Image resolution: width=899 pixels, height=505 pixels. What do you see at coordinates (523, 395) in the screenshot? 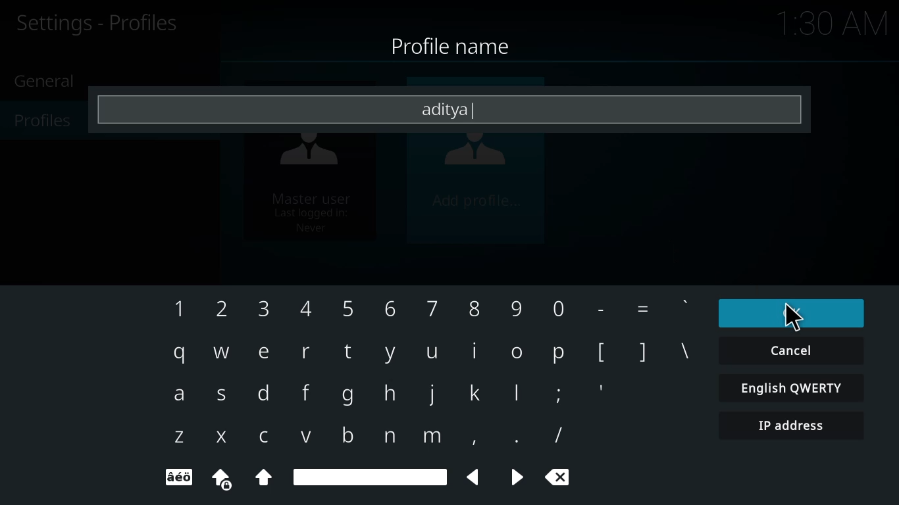
I see `l` at bounding box center [523, 395].